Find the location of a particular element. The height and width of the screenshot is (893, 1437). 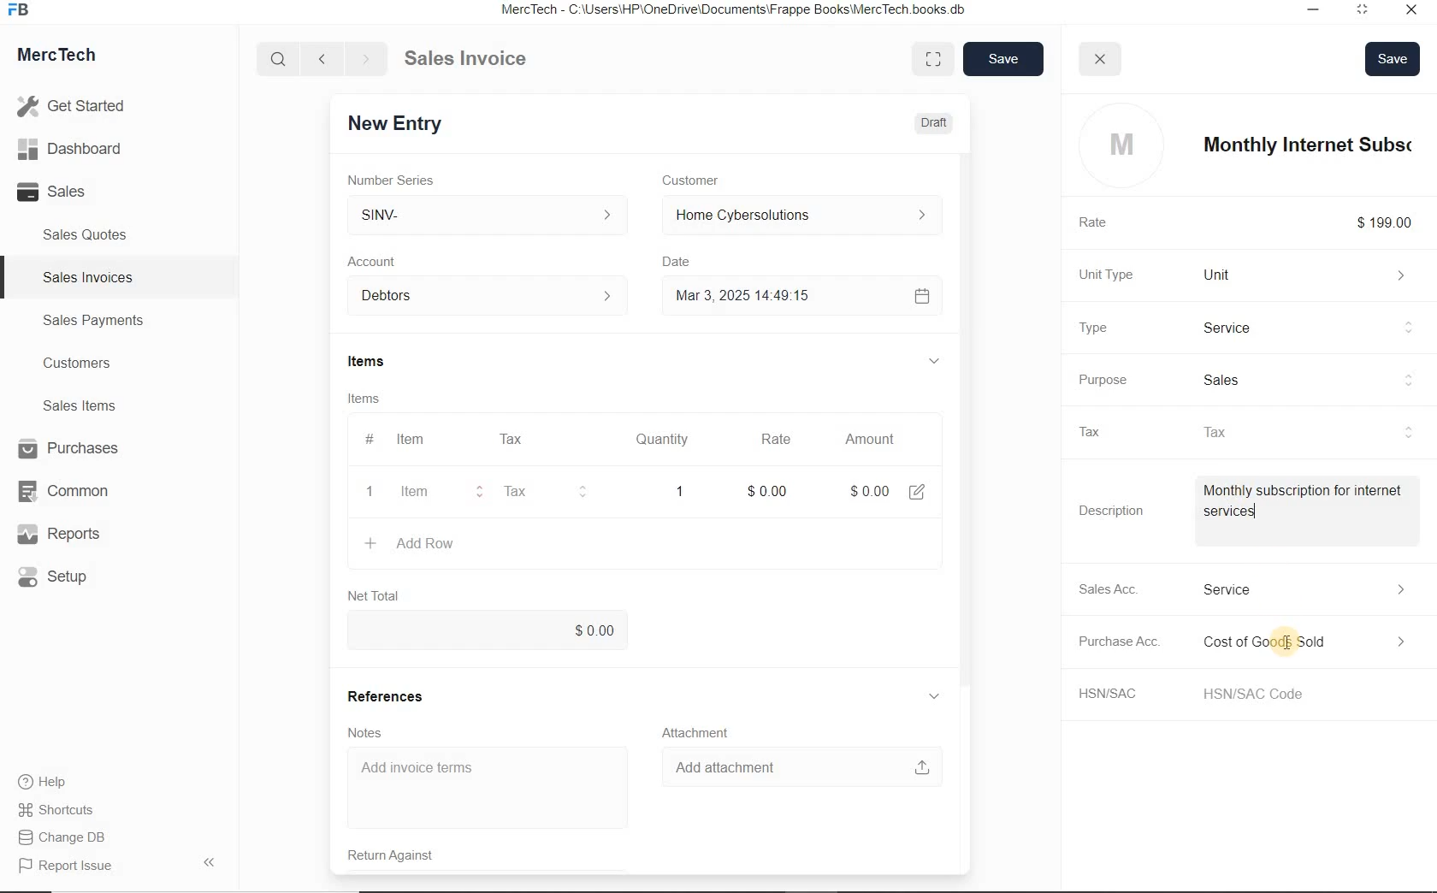

sales is located at coordinates (1304, 377).